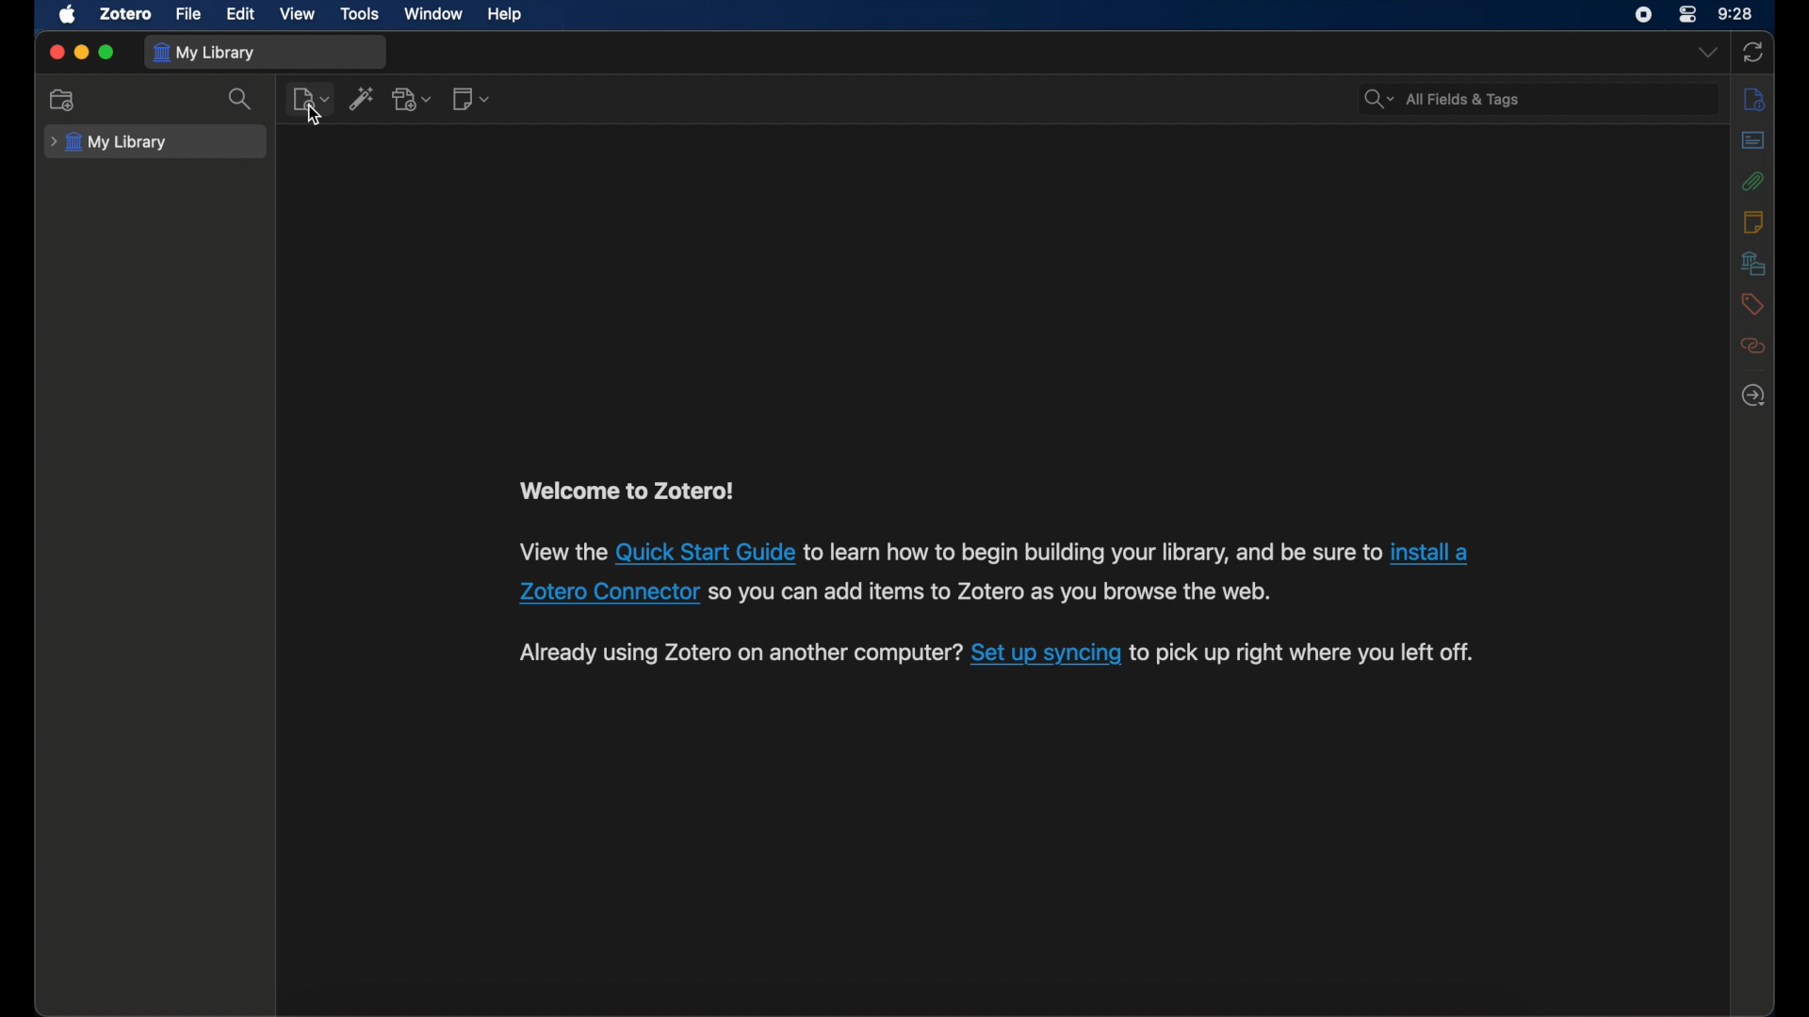 This screenshot has height=1017, width=1809. What do you see at coordinates (243, 98) in the screenshot?
I see `search` at bounding box center [243, 98].